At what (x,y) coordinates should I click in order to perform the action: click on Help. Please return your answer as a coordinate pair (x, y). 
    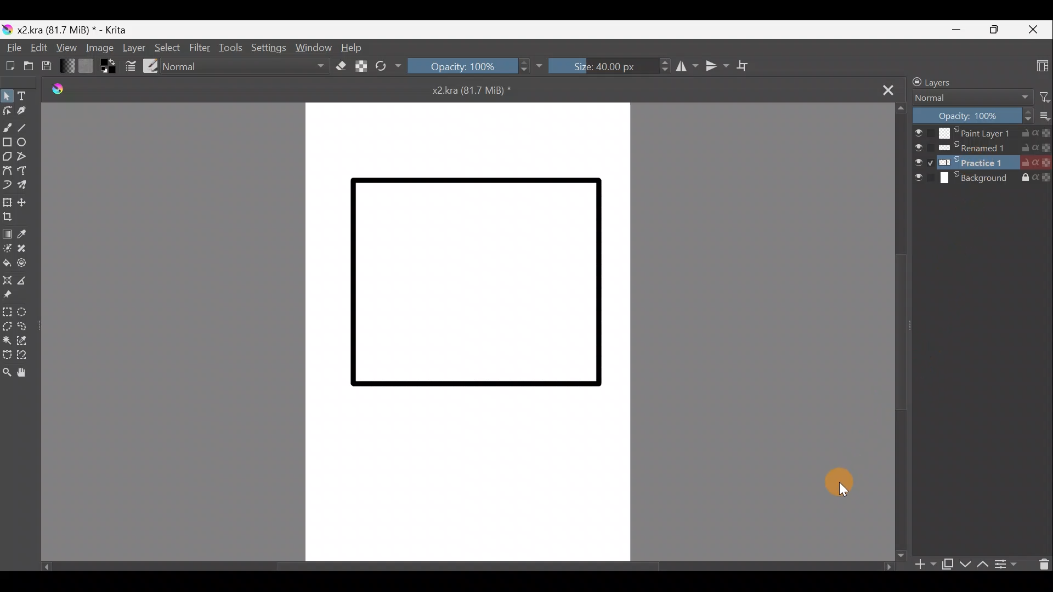
    Looking at the image, I should click on (353, 45).